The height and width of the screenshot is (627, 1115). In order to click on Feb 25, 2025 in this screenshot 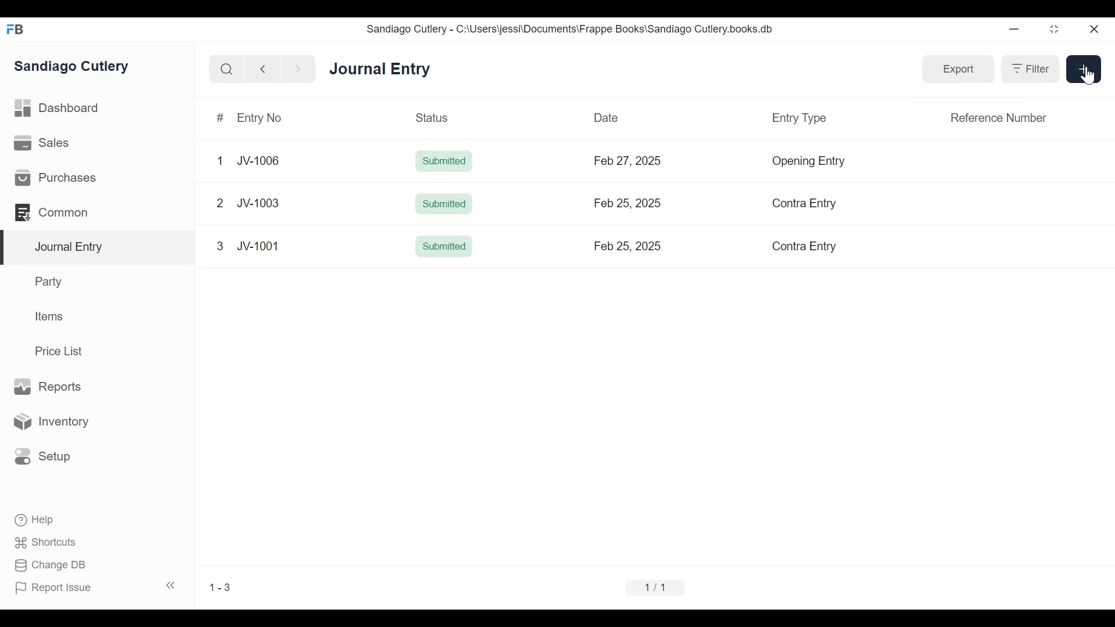, I will do `click(624, 246)`.